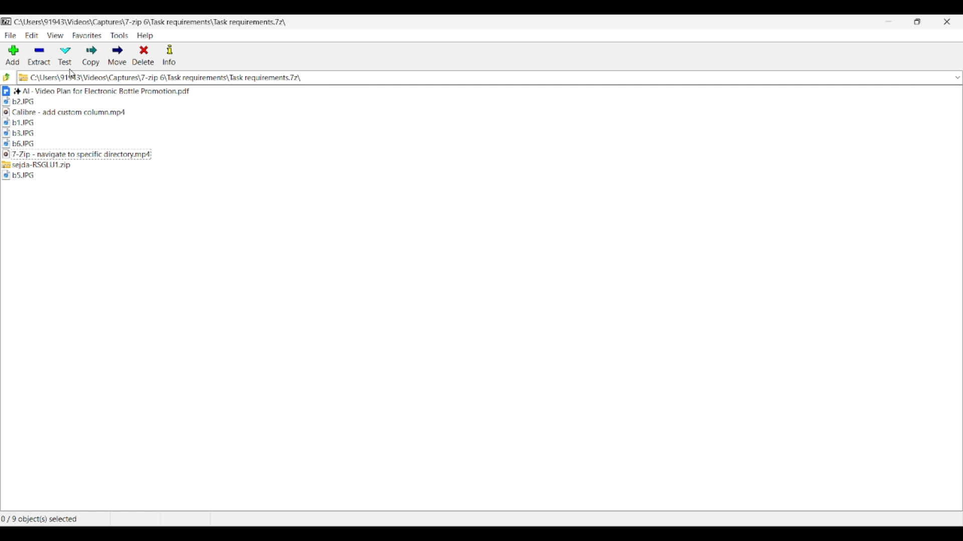 The width and height of the screenshot is (963, 541). I want to click on file 3 and type, so click(275, 114).